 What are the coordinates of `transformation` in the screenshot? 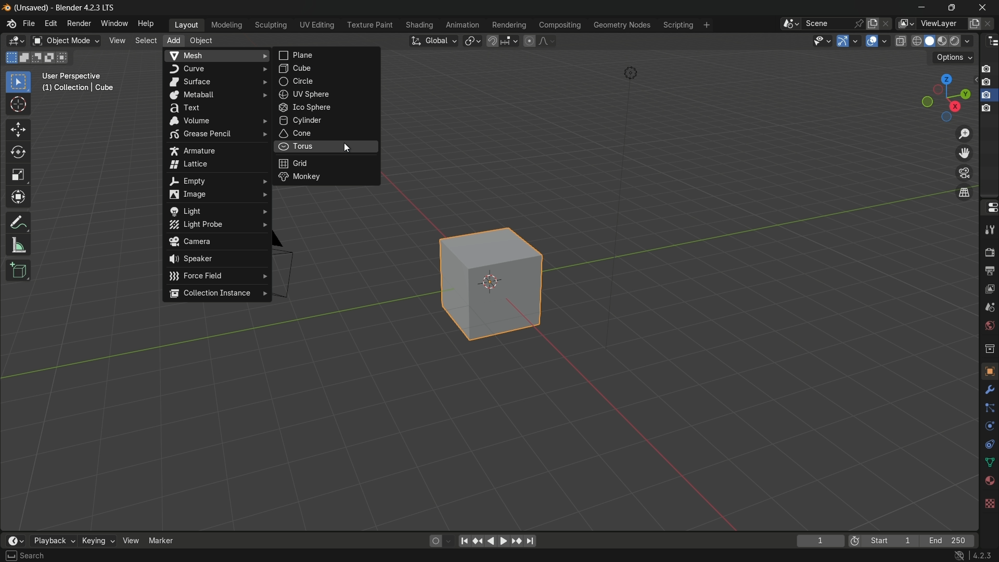 It's located at (19, 198).